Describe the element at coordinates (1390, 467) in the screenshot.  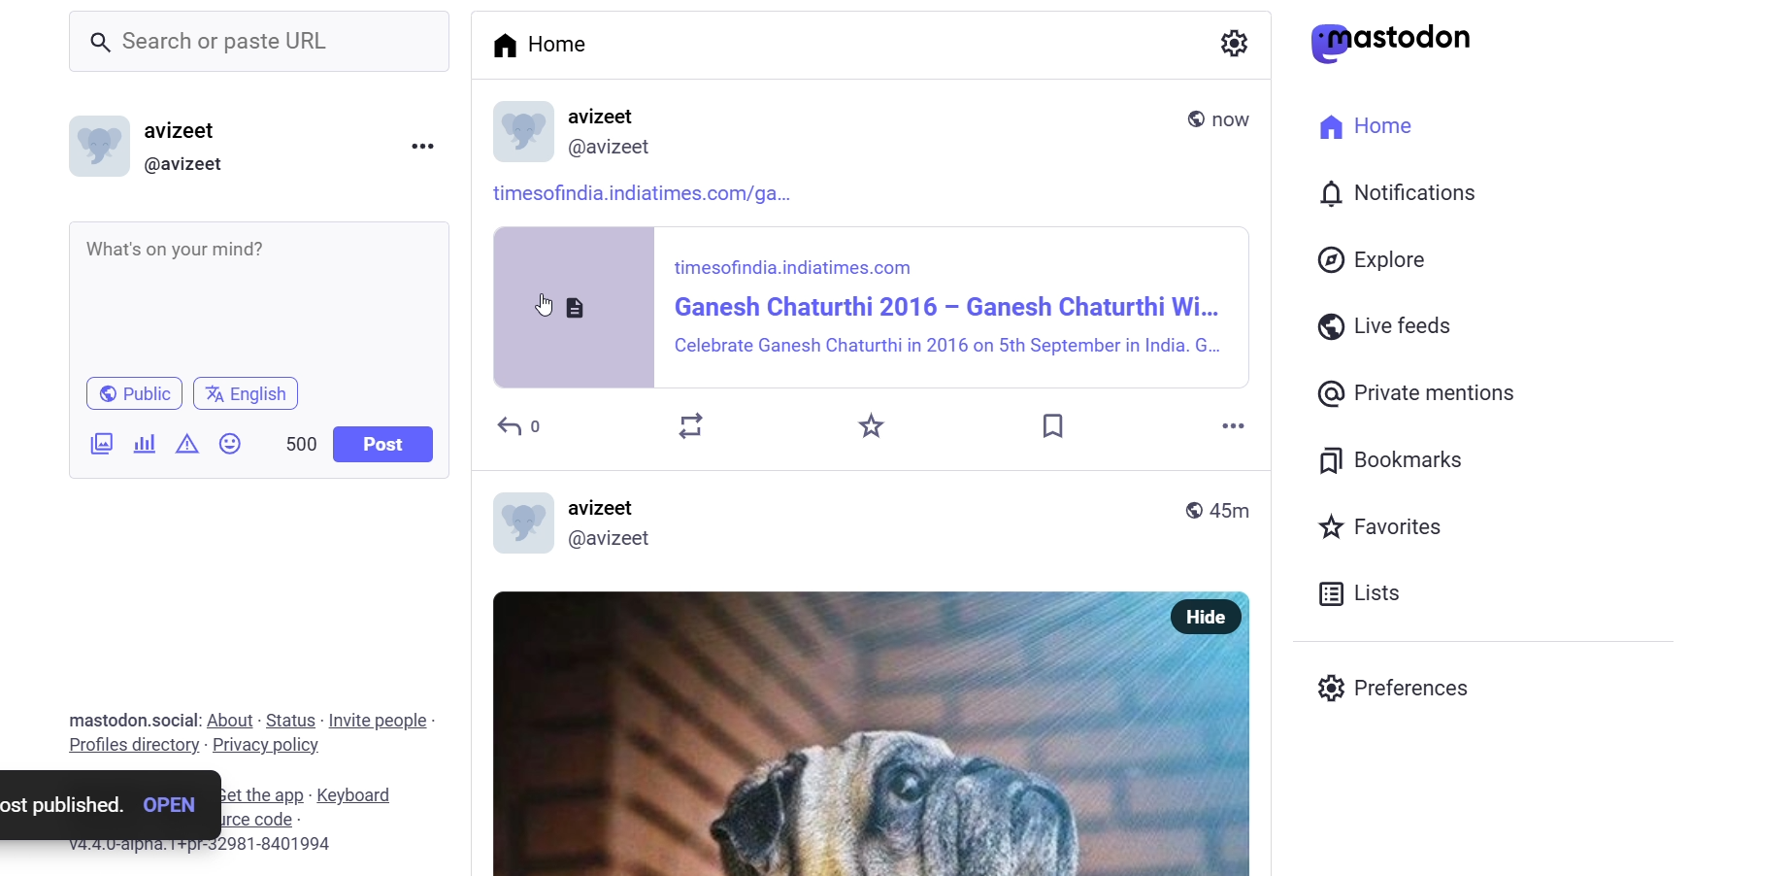
I see ` Bookmarks` at that location.